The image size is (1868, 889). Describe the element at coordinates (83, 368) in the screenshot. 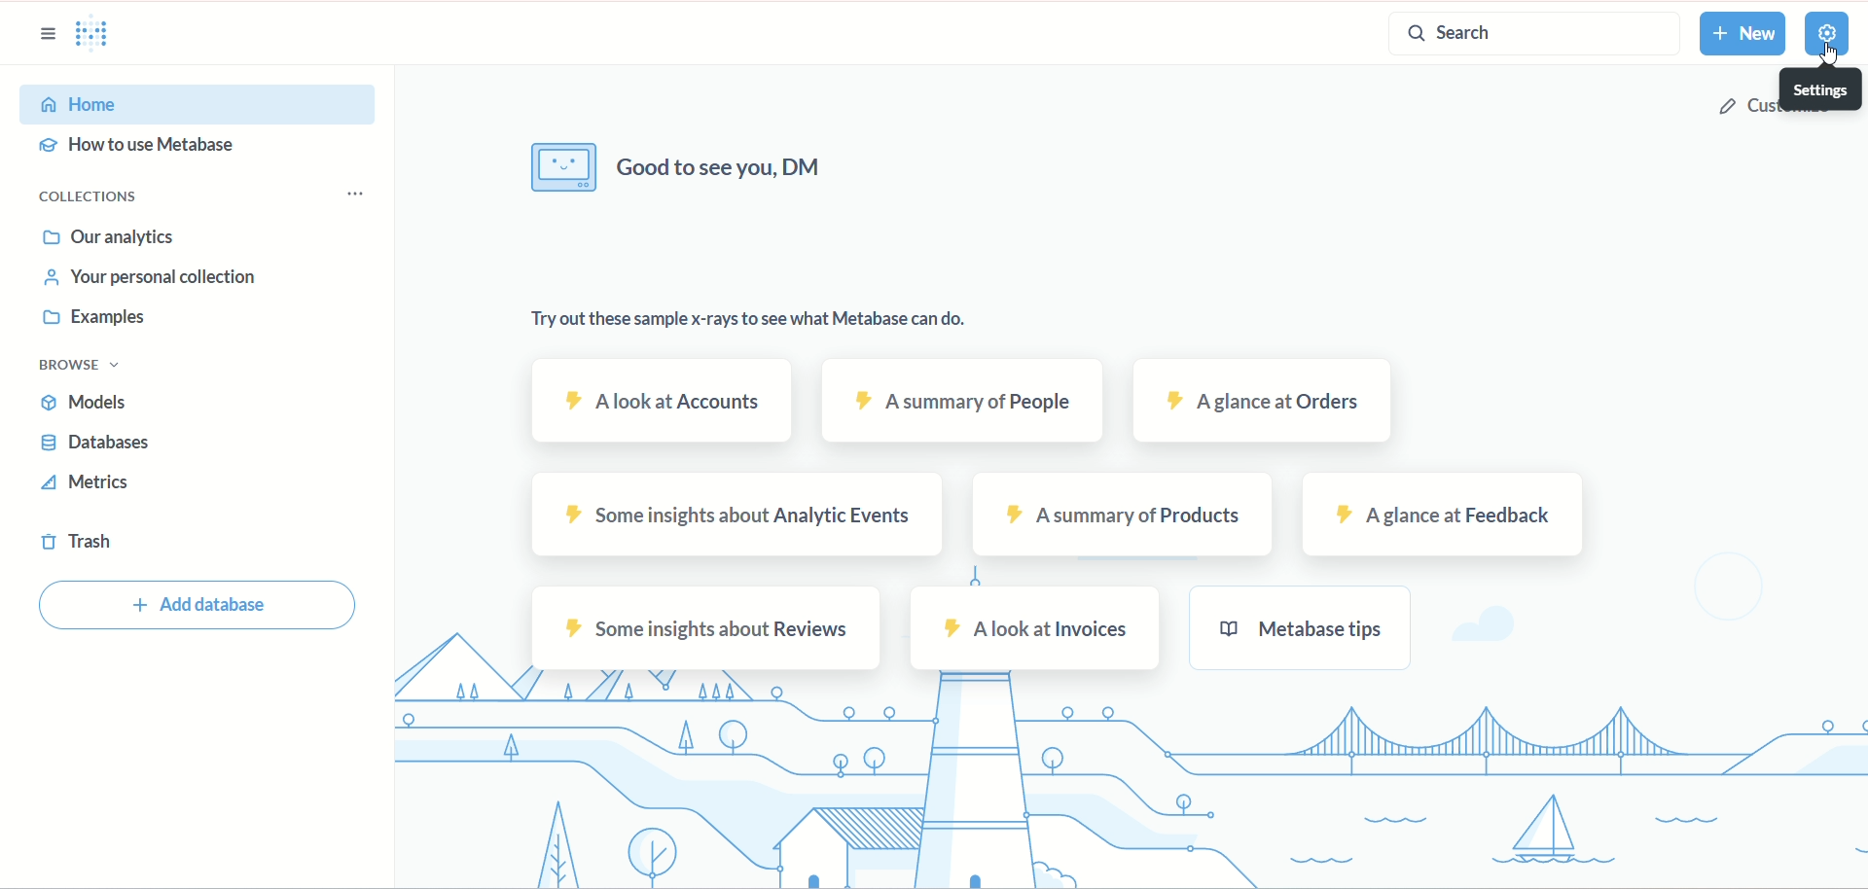

I see `browse` at that location.